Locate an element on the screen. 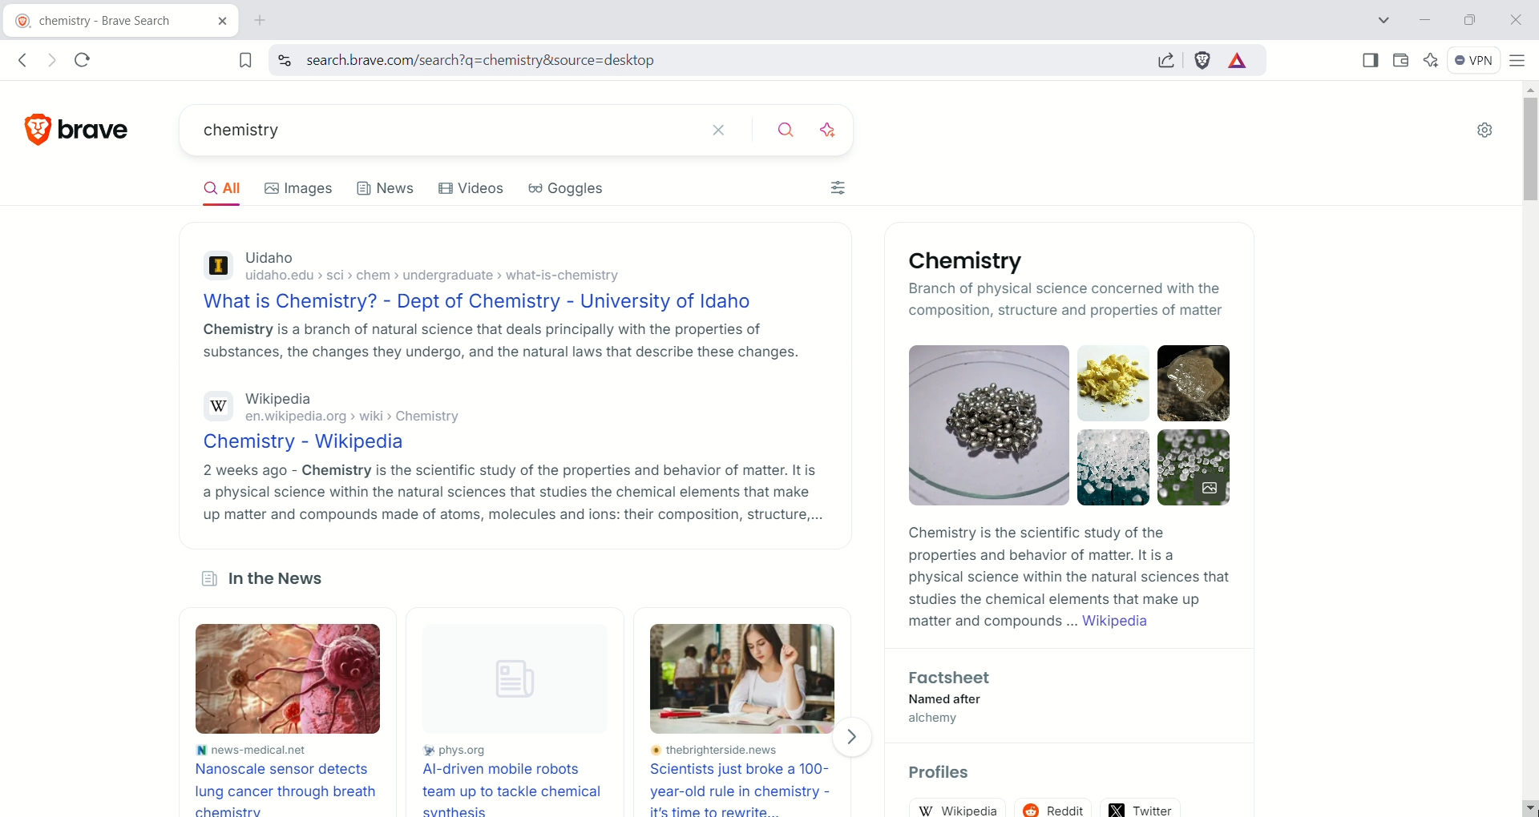 This screenshot has width=1539, height=817. answer with AI is located at coordinates (838, 127).